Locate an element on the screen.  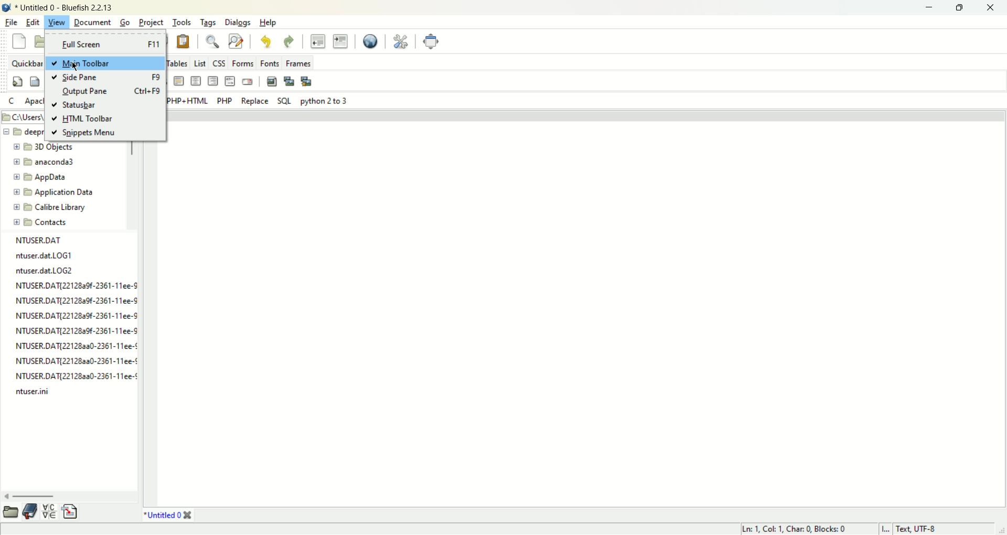
NTUSER.DAT{22128aa0-2361-11ee- is located at coordinates (75, 375).